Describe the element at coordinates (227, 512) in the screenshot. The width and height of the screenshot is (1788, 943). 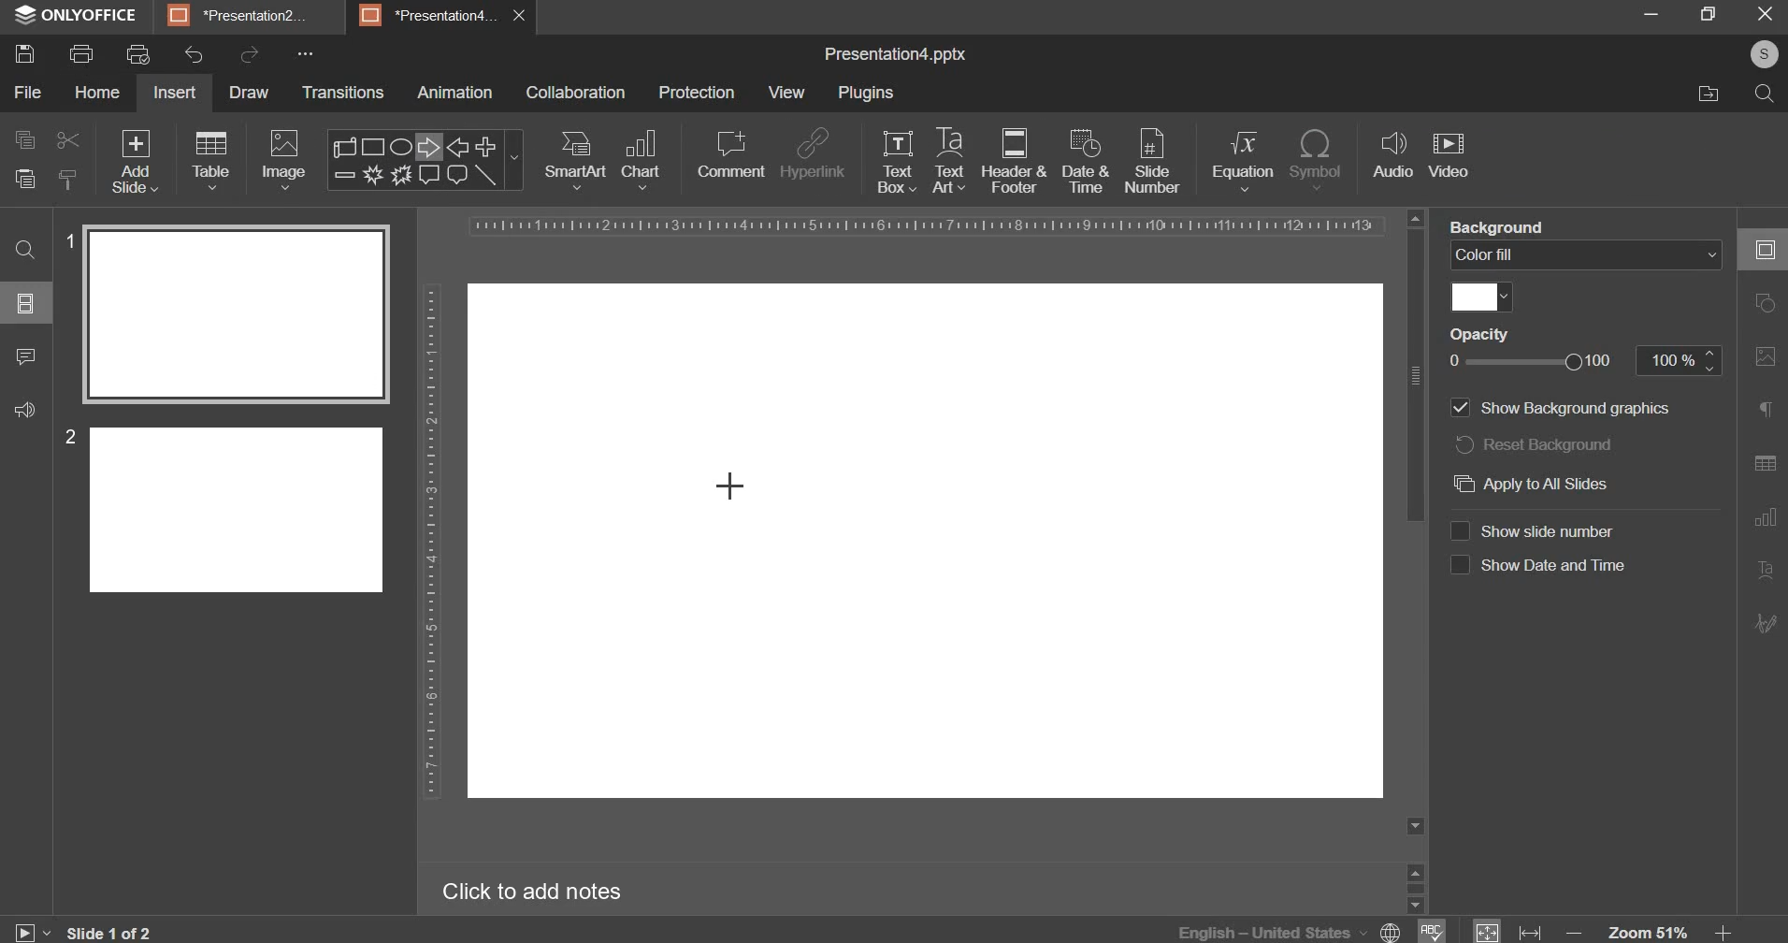
I see `slide 2` at that location.